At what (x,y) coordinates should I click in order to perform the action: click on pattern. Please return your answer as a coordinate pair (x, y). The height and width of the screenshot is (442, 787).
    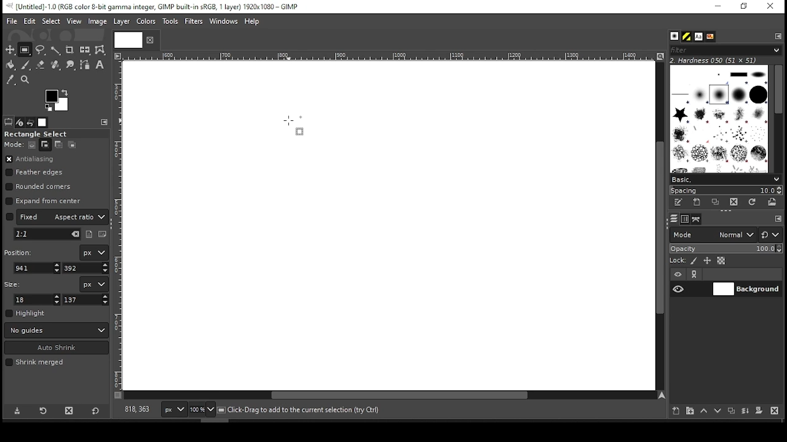
    Looking at the image, I should click on (687, 37).